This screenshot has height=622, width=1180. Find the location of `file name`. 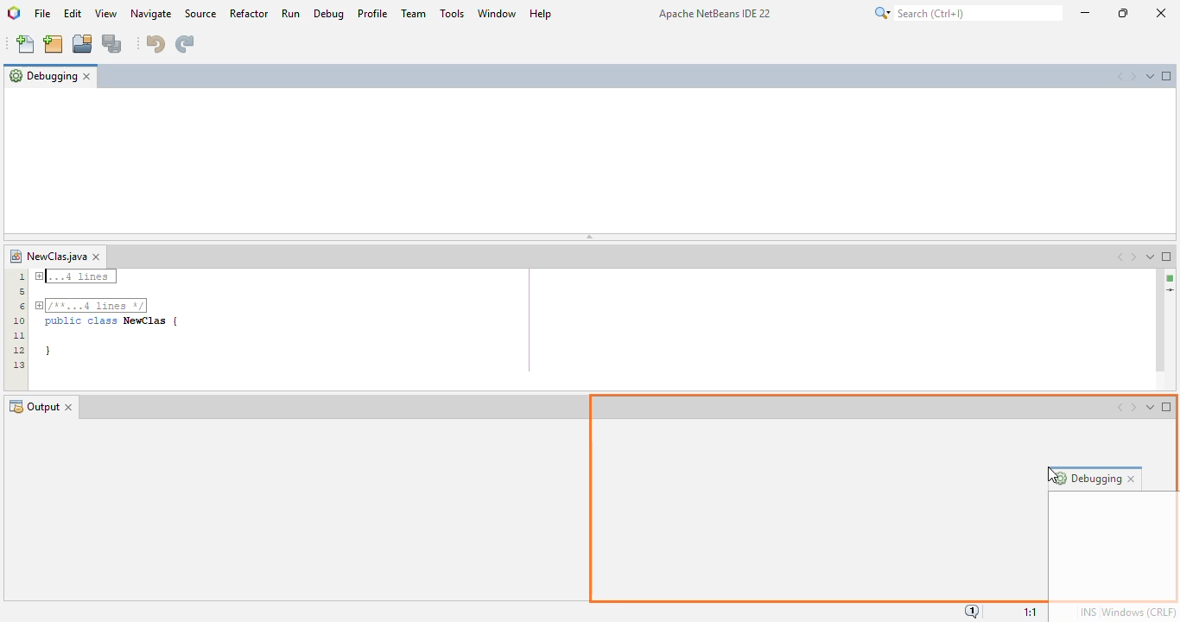

file name is located at coordinates (48, 257).